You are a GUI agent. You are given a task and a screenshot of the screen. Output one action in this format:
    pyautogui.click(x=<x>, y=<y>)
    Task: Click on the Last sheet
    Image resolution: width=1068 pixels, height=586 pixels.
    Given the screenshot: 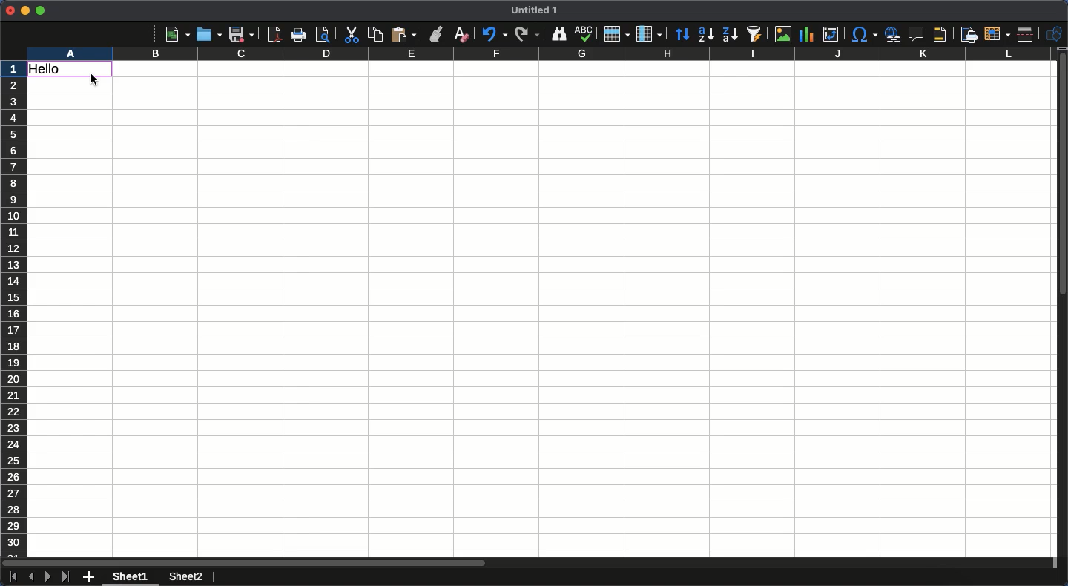 What is the action you would take?
    pyautogui.click(x=65, y=576)
    